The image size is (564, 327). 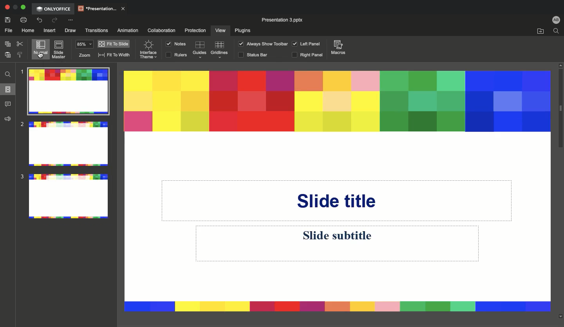 What do you see at coordinates (99, 30) in the screenshot?
I see `Transitions` at bounding box center [99, 30].